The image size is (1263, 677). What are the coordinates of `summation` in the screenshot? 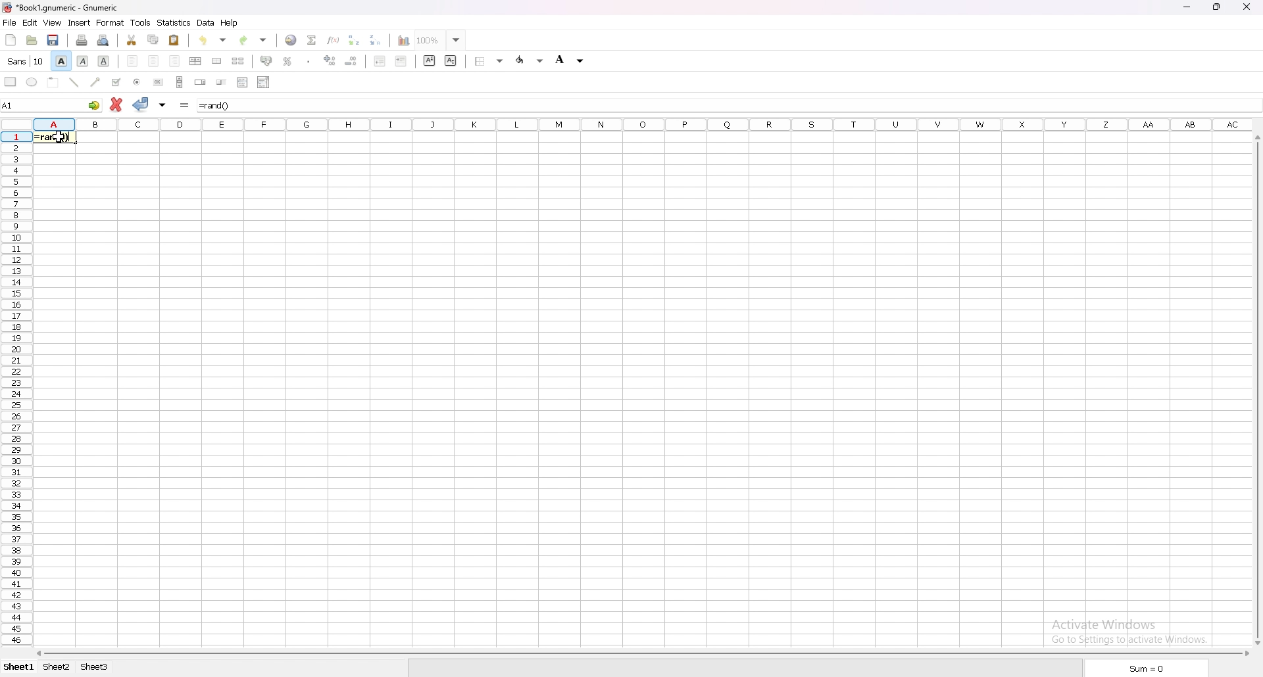 It's located at (313, 39).